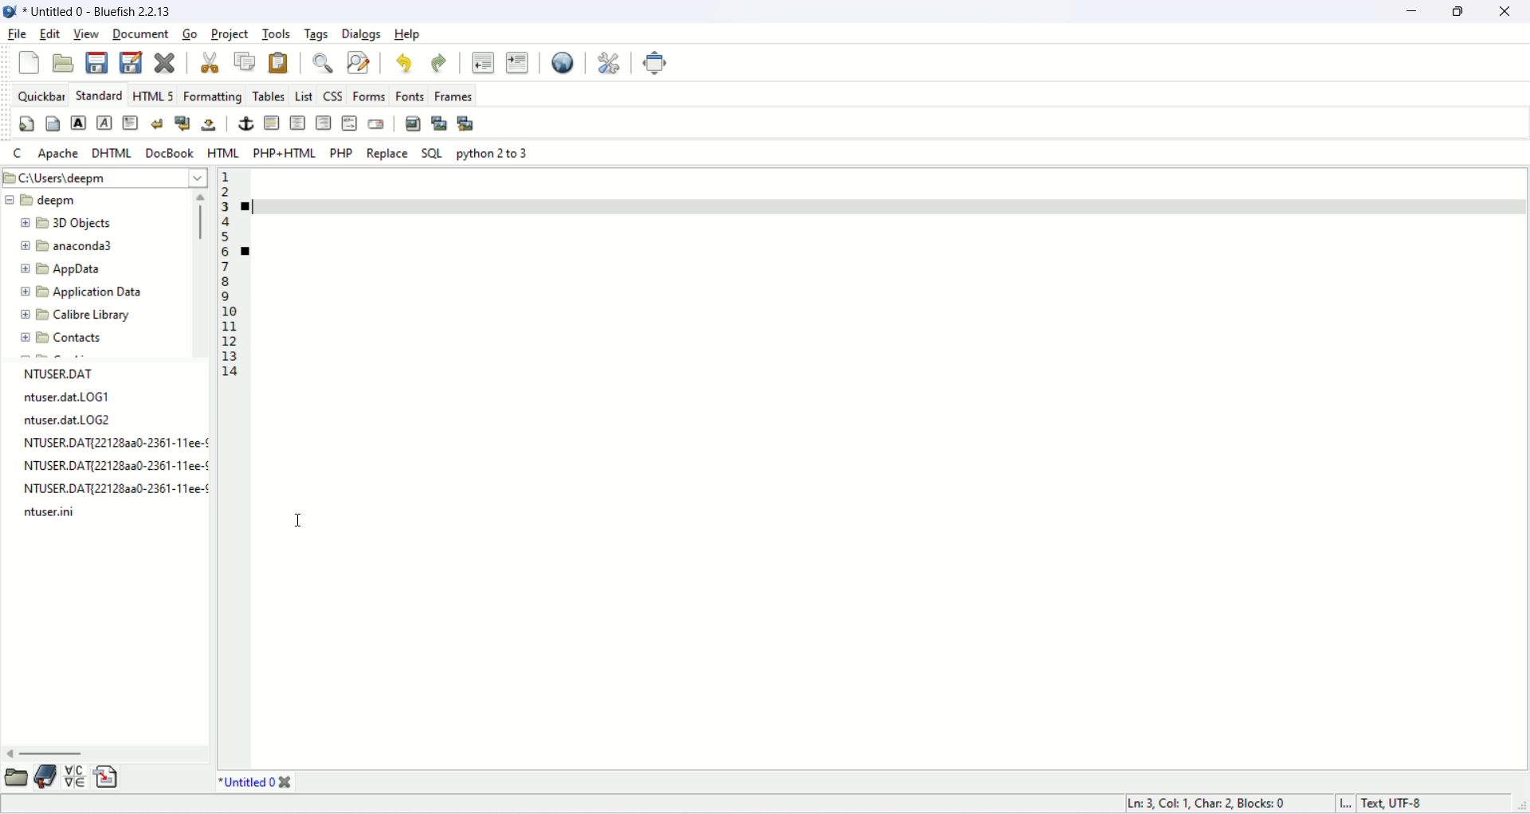 This screenshot has width=1530, height=814. What do you see at coordinates (26, 123) in the screenshot?
I see `quickstart` at bounding box center [26, 123].